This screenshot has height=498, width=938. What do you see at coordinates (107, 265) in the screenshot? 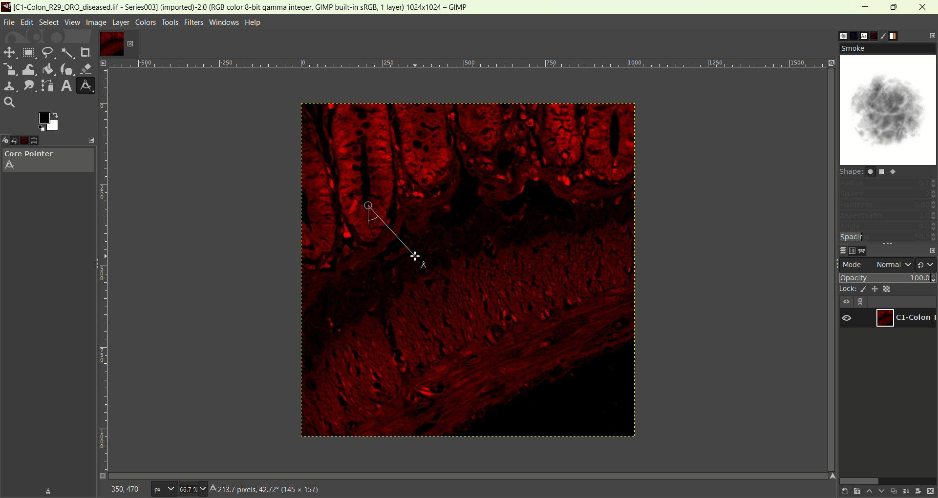
I see `scale bar` at bounding box center [107, 265].